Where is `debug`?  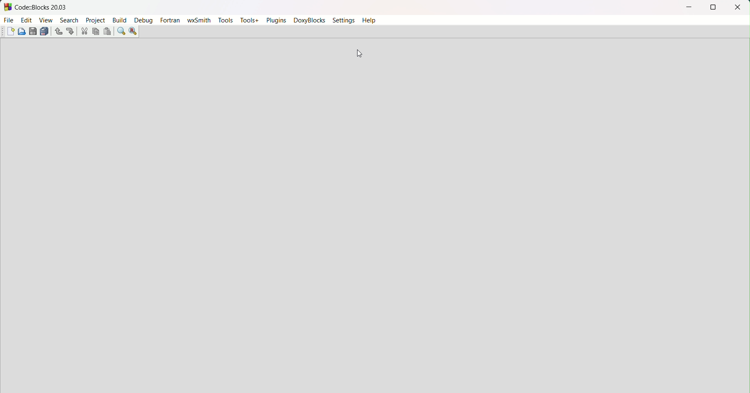 debug is located at coordinates (144, 21).